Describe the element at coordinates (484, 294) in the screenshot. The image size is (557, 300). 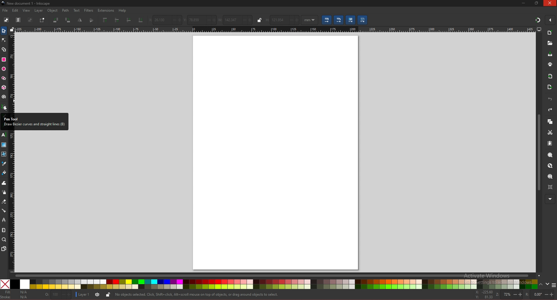
I see `x and y coordinates` at that location.